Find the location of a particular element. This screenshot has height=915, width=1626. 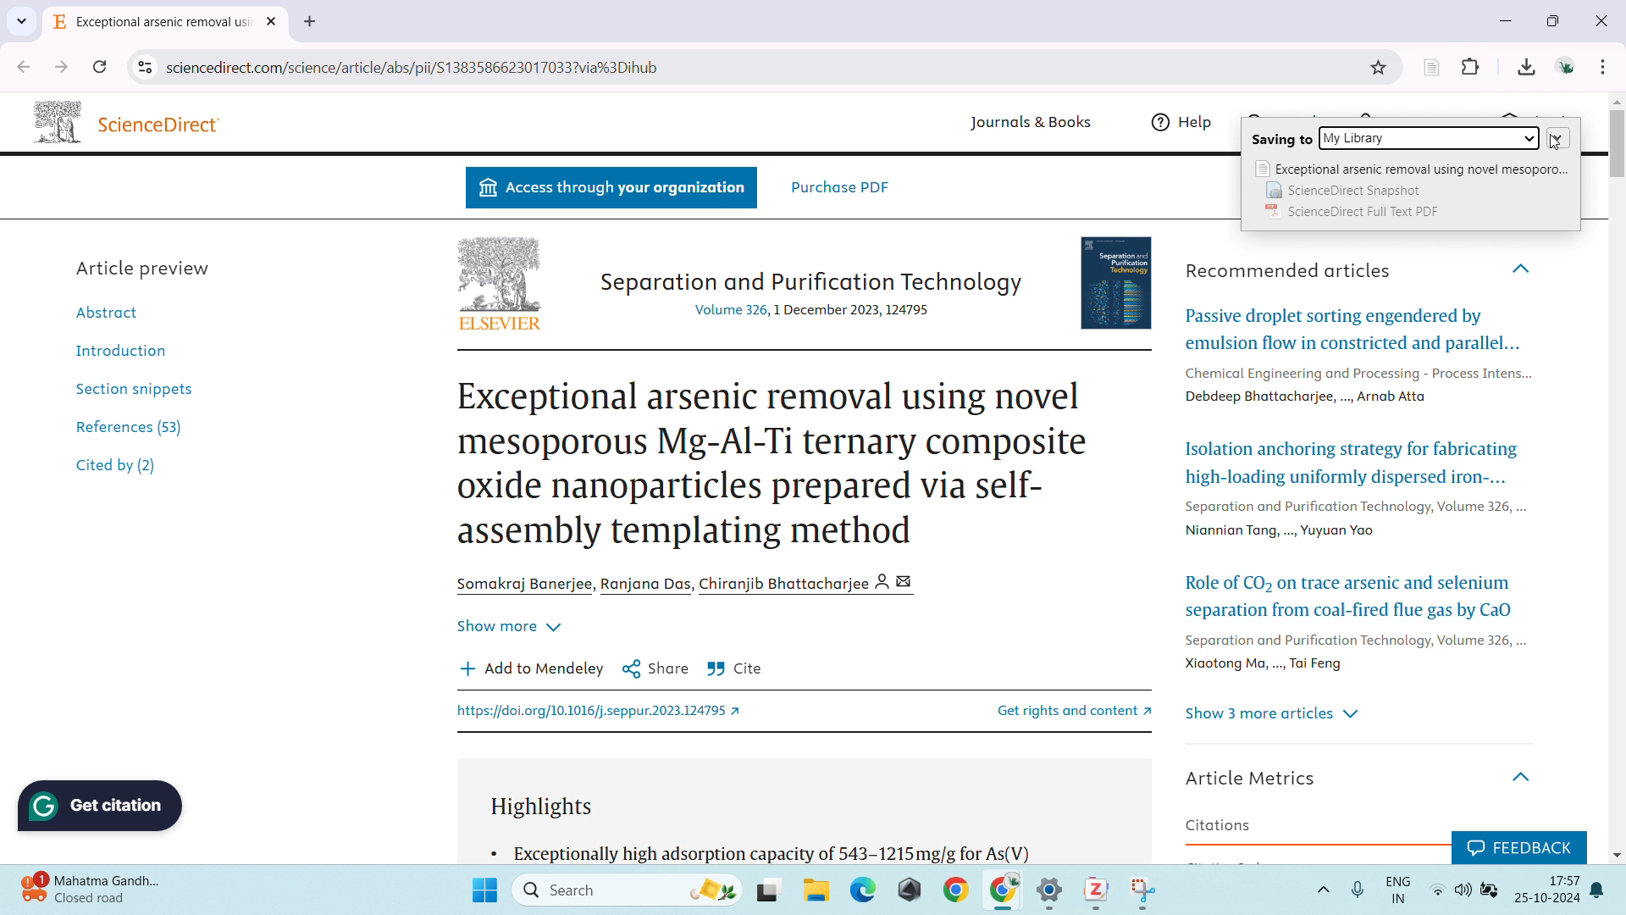

https://doi.org/10.1016/j.seppur.2023.124795 2 is located at coordinates (604, 713).